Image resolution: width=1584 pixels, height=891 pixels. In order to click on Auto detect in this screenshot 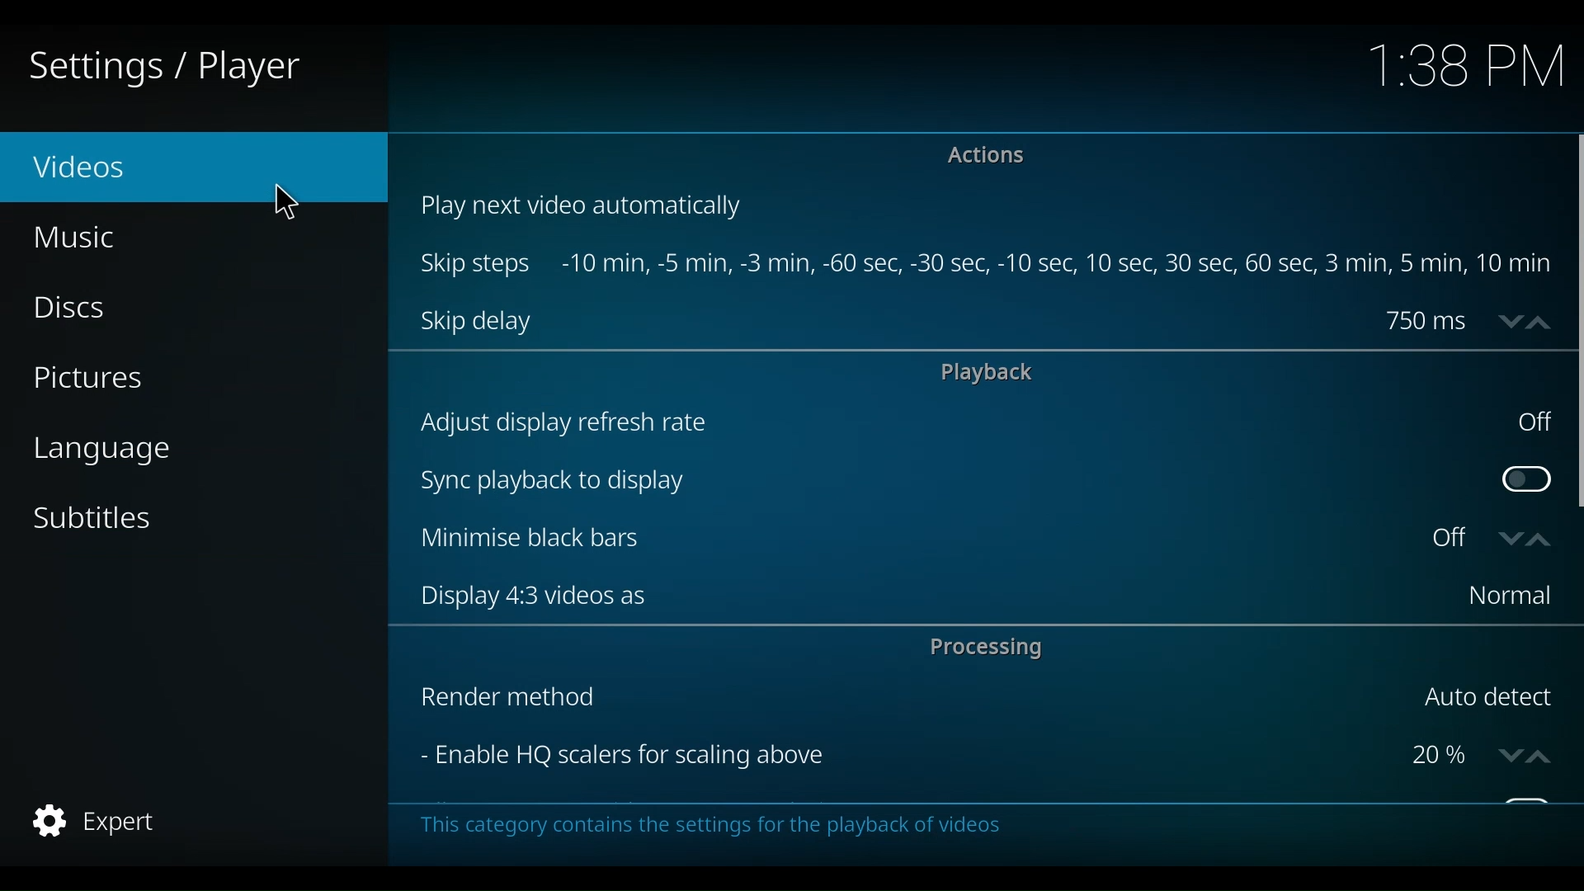, I will do `click(1488, 698)`.